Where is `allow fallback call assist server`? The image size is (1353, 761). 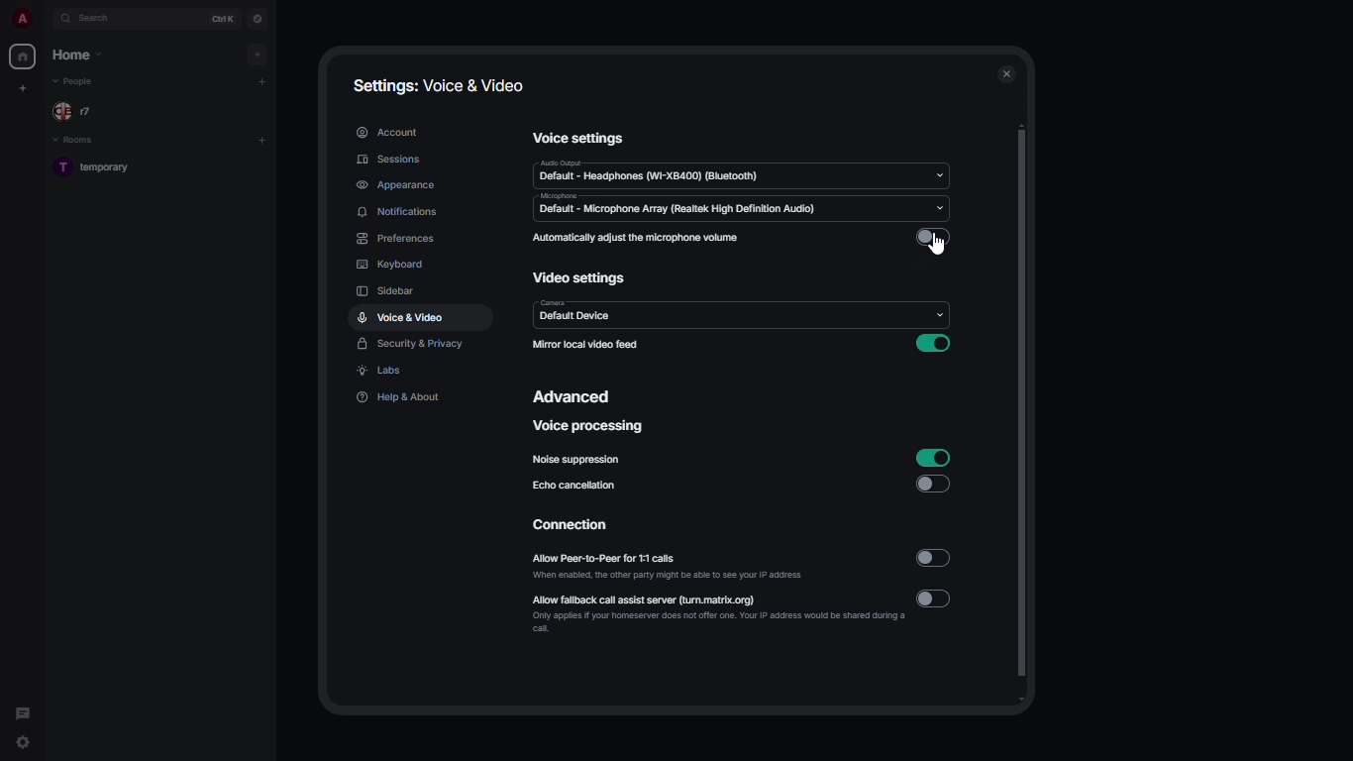
allow fallback call assist server is located at coordinates (719, 611).